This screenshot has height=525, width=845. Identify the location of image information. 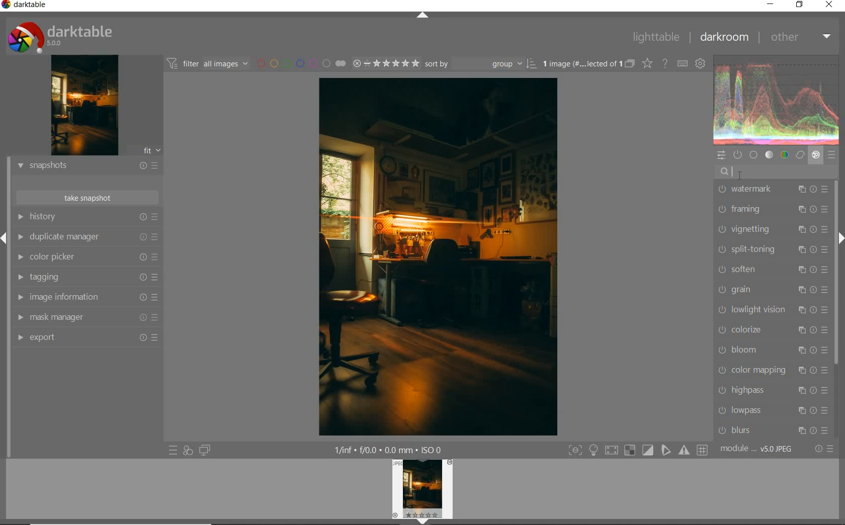
(86, 297).